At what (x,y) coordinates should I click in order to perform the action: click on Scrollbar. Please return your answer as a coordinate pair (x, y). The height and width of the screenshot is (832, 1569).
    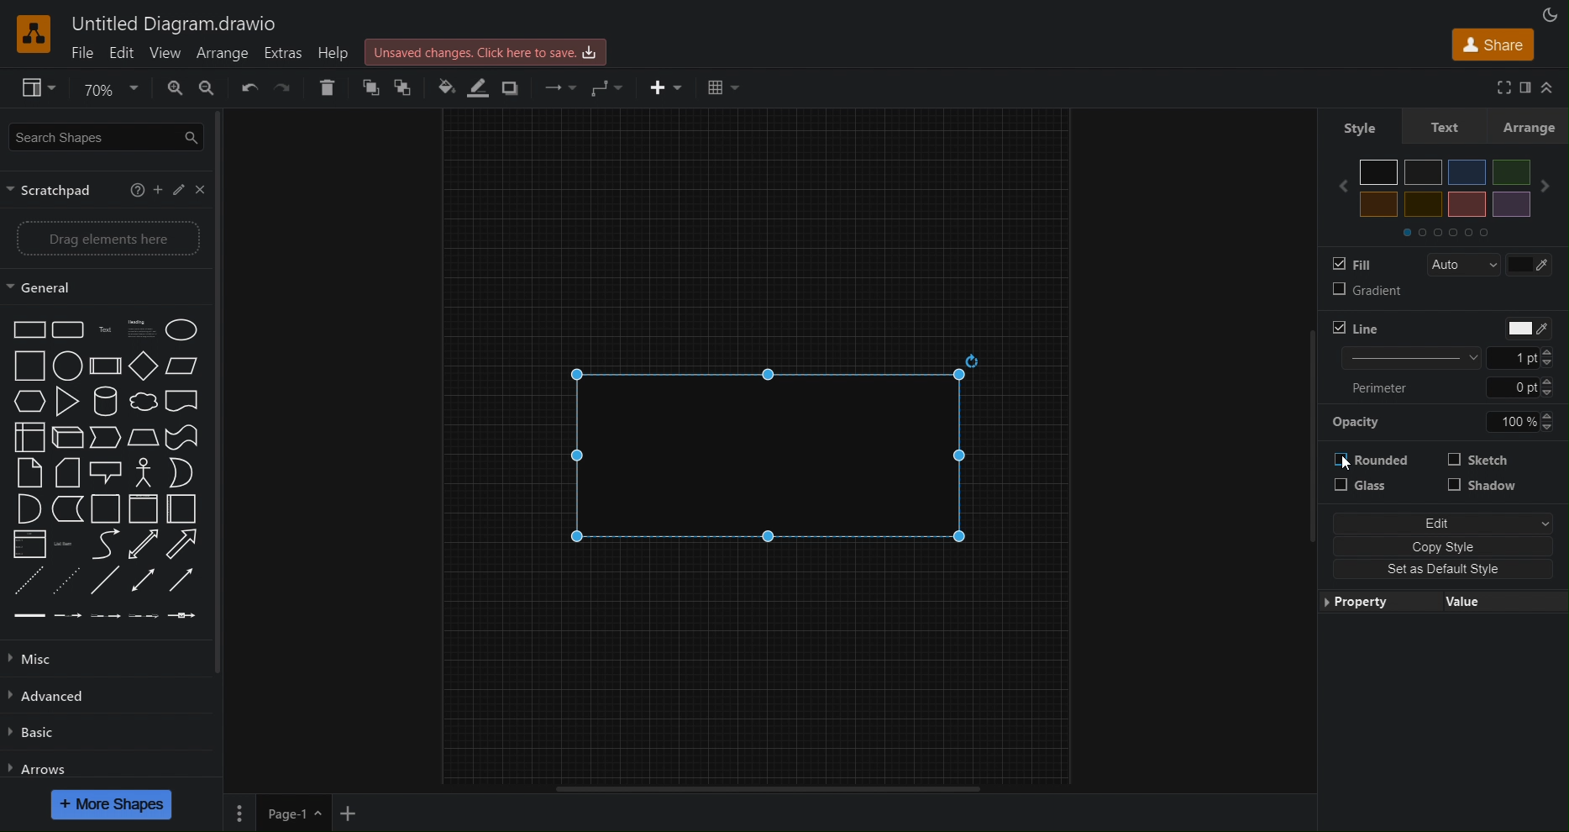
    Looking at the image, I should click on (776, 788).